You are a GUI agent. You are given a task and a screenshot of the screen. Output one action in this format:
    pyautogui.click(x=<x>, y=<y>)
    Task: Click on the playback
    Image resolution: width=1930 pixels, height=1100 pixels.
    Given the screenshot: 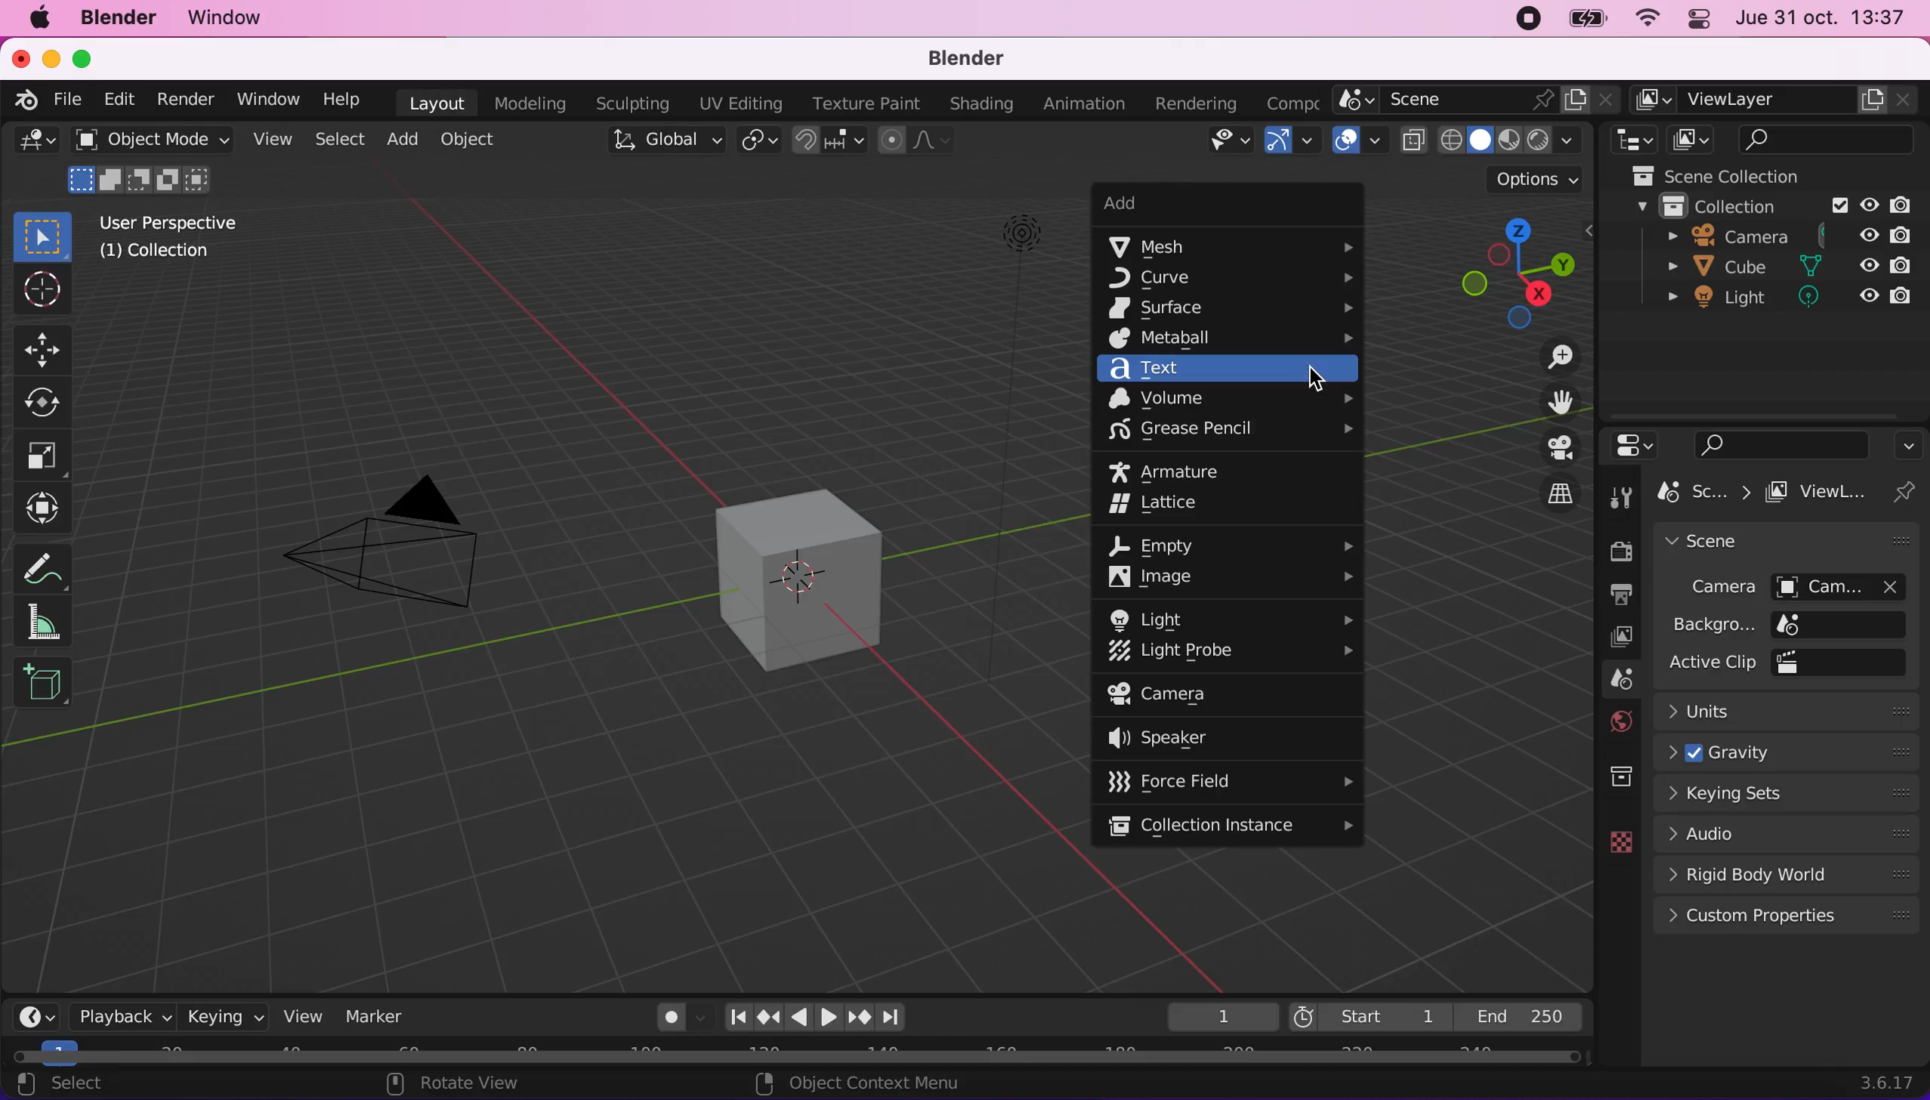 What is the action you would take?
    pyautogui.click(x=121, y=1017)
    